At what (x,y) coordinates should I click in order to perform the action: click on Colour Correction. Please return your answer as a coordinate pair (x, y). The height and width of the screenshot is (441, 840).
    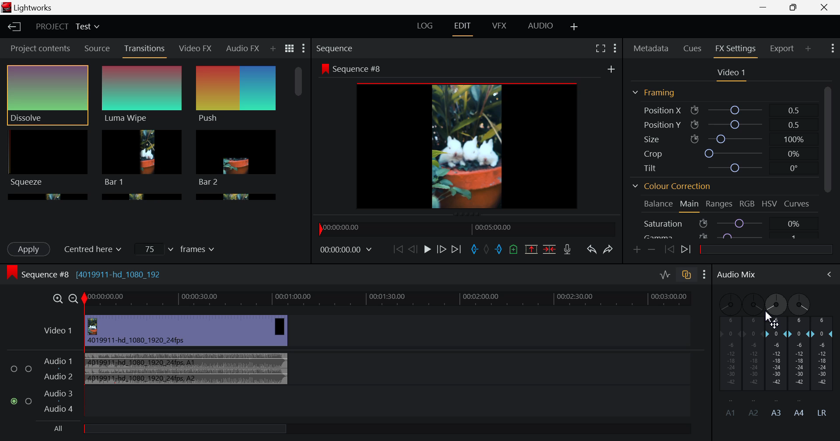
    Looking at the image, I should click on (674, 185).